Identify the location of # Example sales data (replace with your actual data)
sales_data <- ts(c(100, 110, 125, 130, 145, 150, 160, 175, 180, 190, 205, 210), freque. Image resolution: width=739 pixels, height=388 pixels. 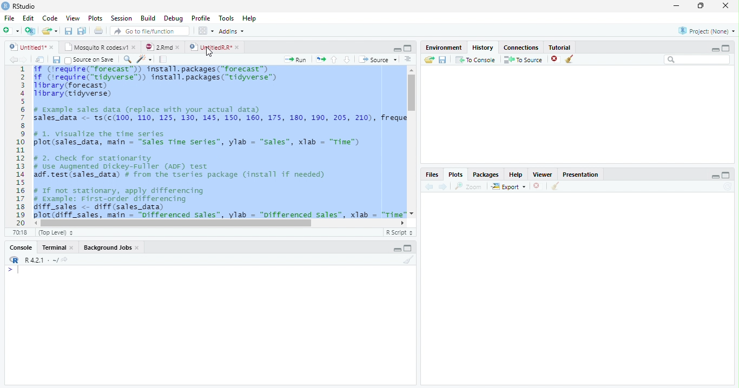
(221, 115).